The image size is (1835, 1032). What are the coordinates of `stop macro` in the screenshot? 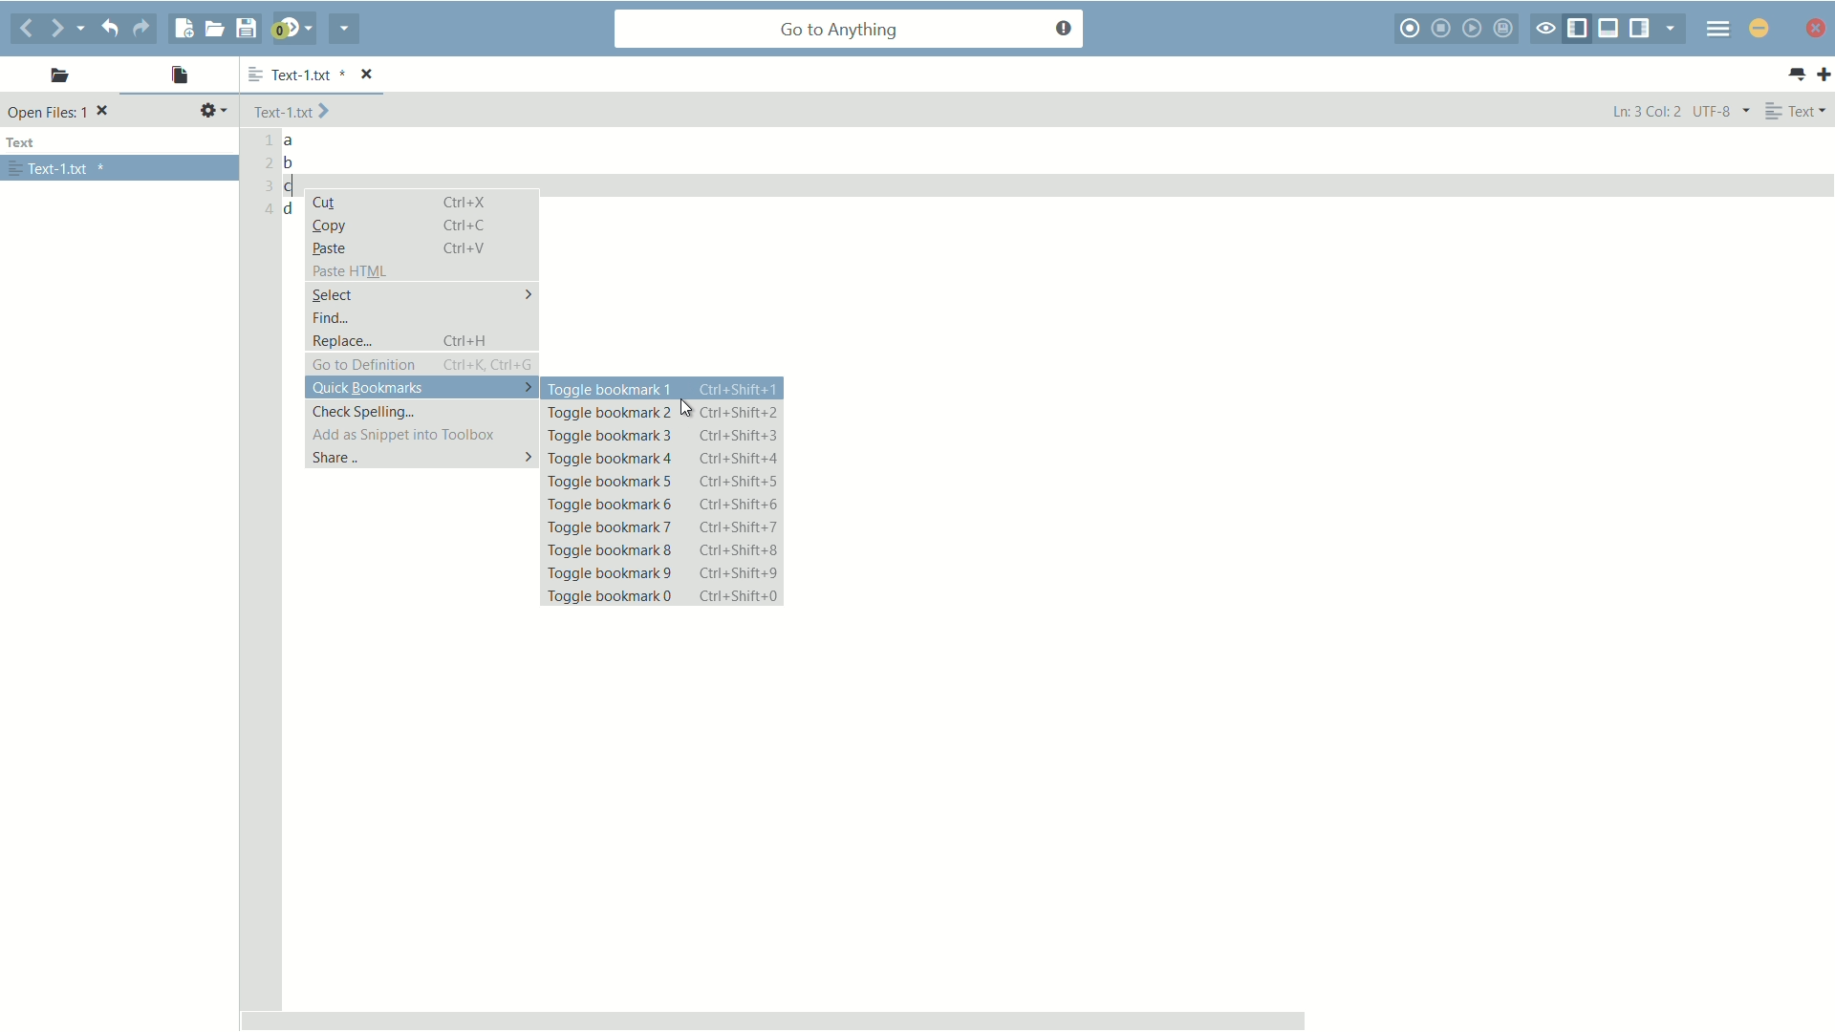 It's located at (1444, 28).